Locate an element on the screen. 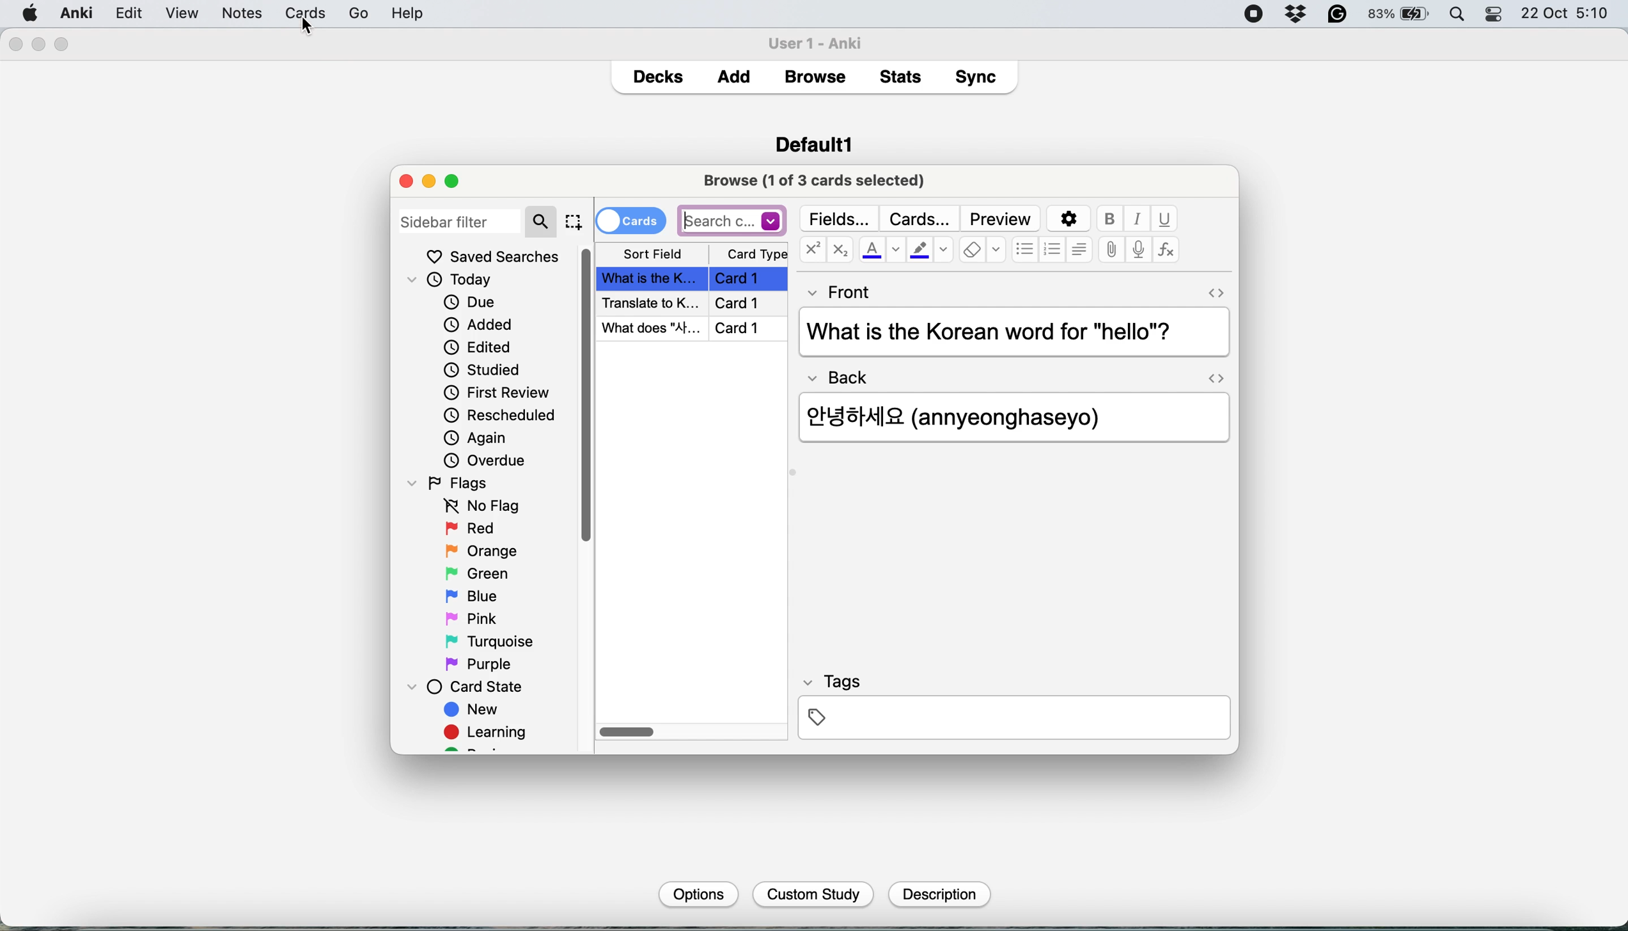  fields is located at coordinates (841, 219).